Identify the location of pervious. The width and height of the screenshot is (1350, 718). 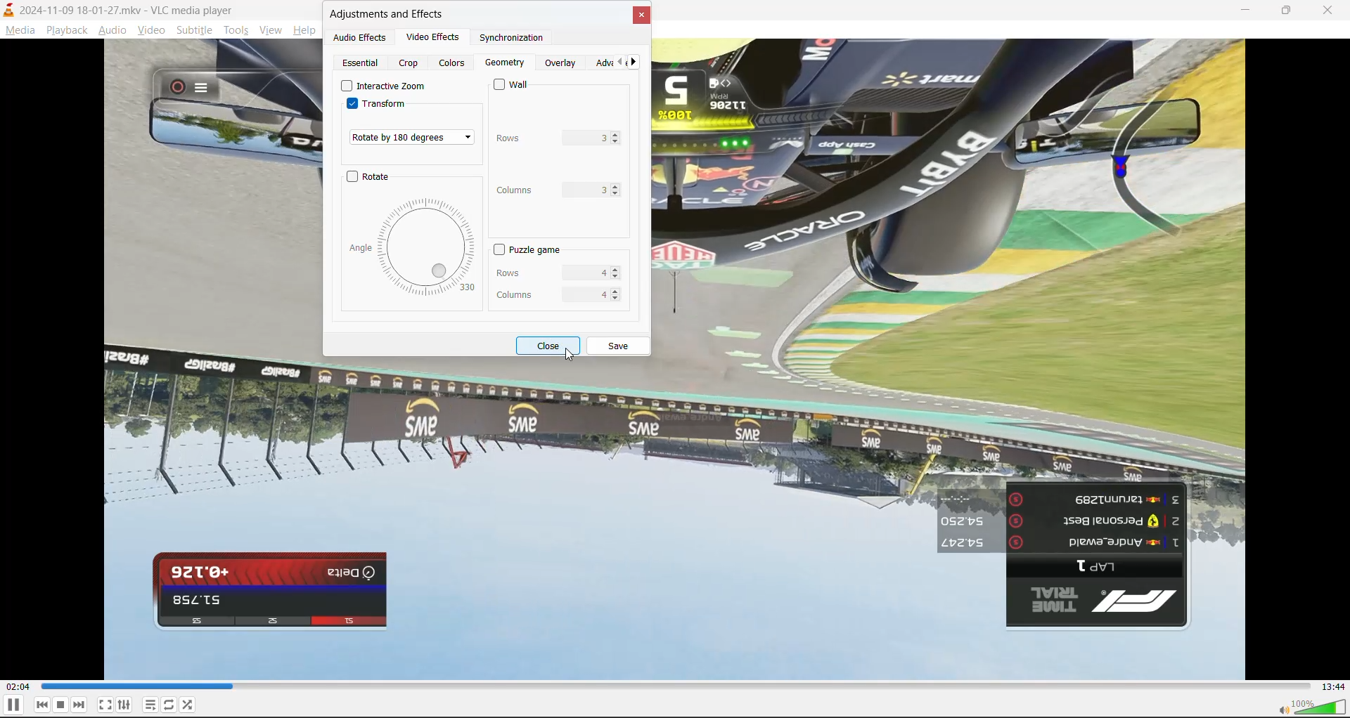
(623, 63).